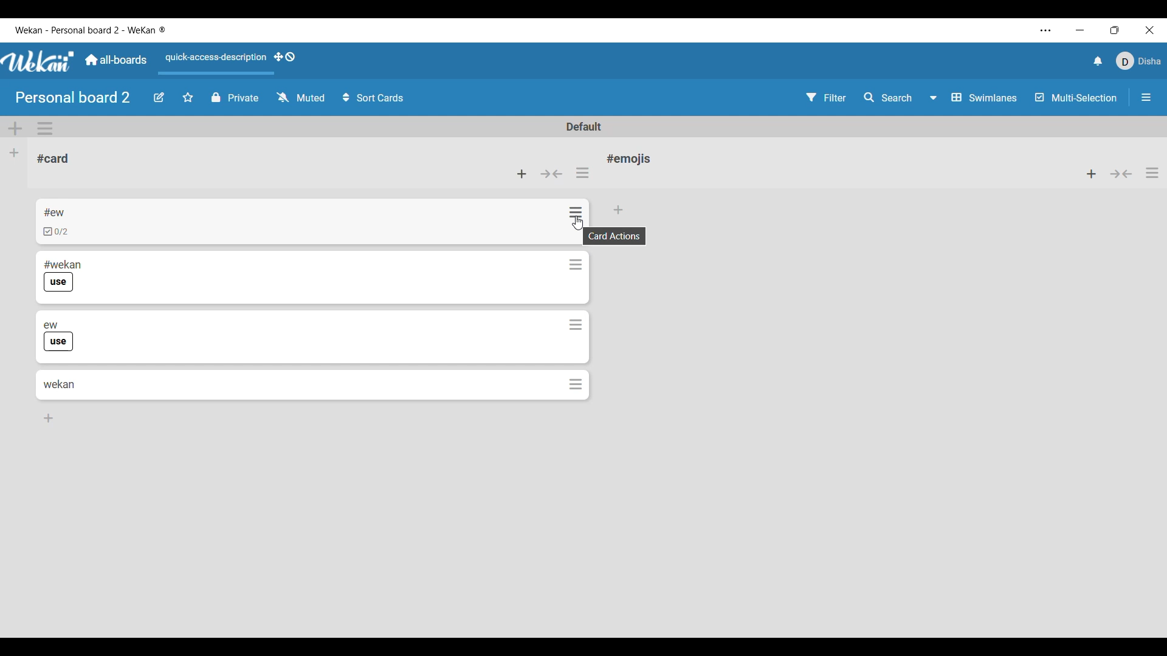 Image resolution: width=1167 pixels, height=656 pixels. I want to click on Privacy of board, so click(235, 97).